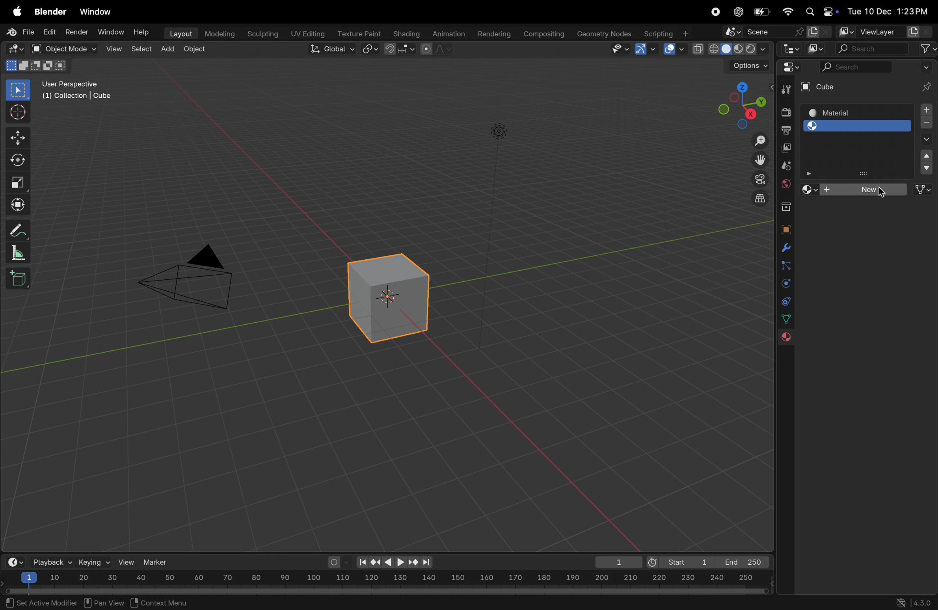 This screenshot has height=610, width=938. I want to click on object, so click(195, 50).